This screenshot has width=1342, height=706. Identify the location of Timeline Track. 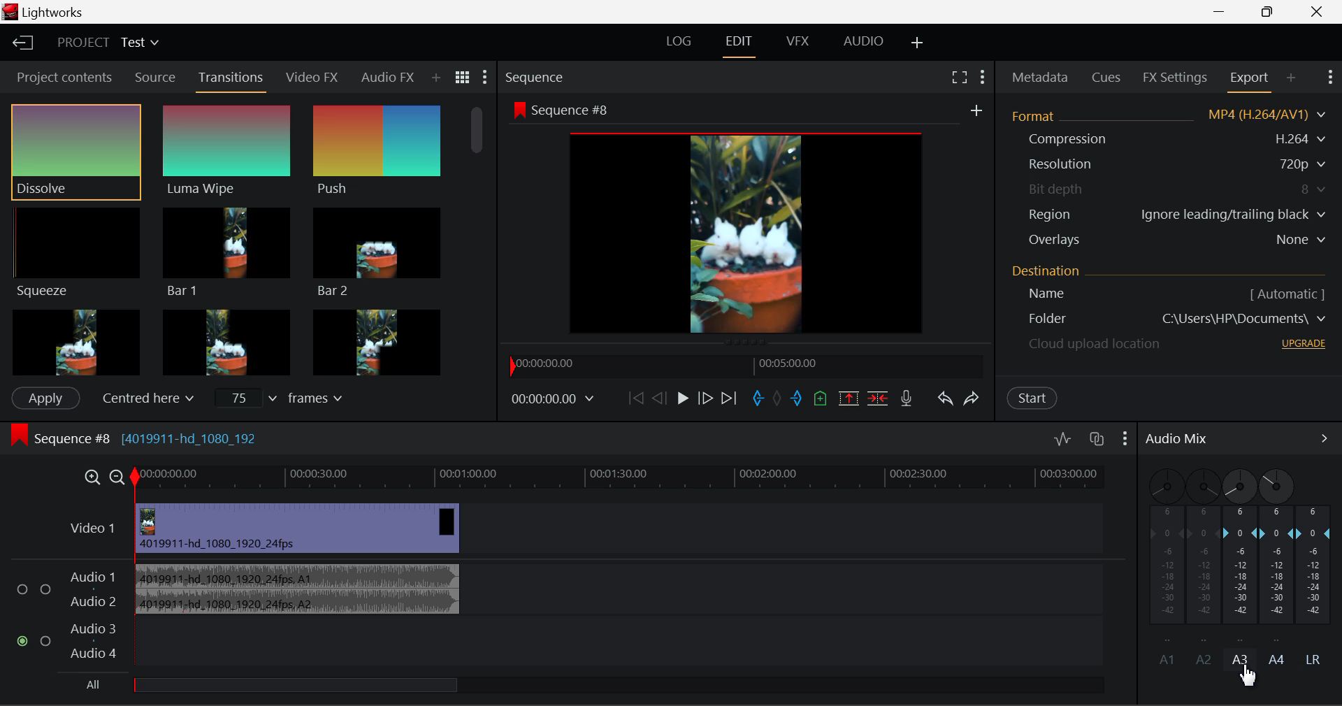
(632, 479).